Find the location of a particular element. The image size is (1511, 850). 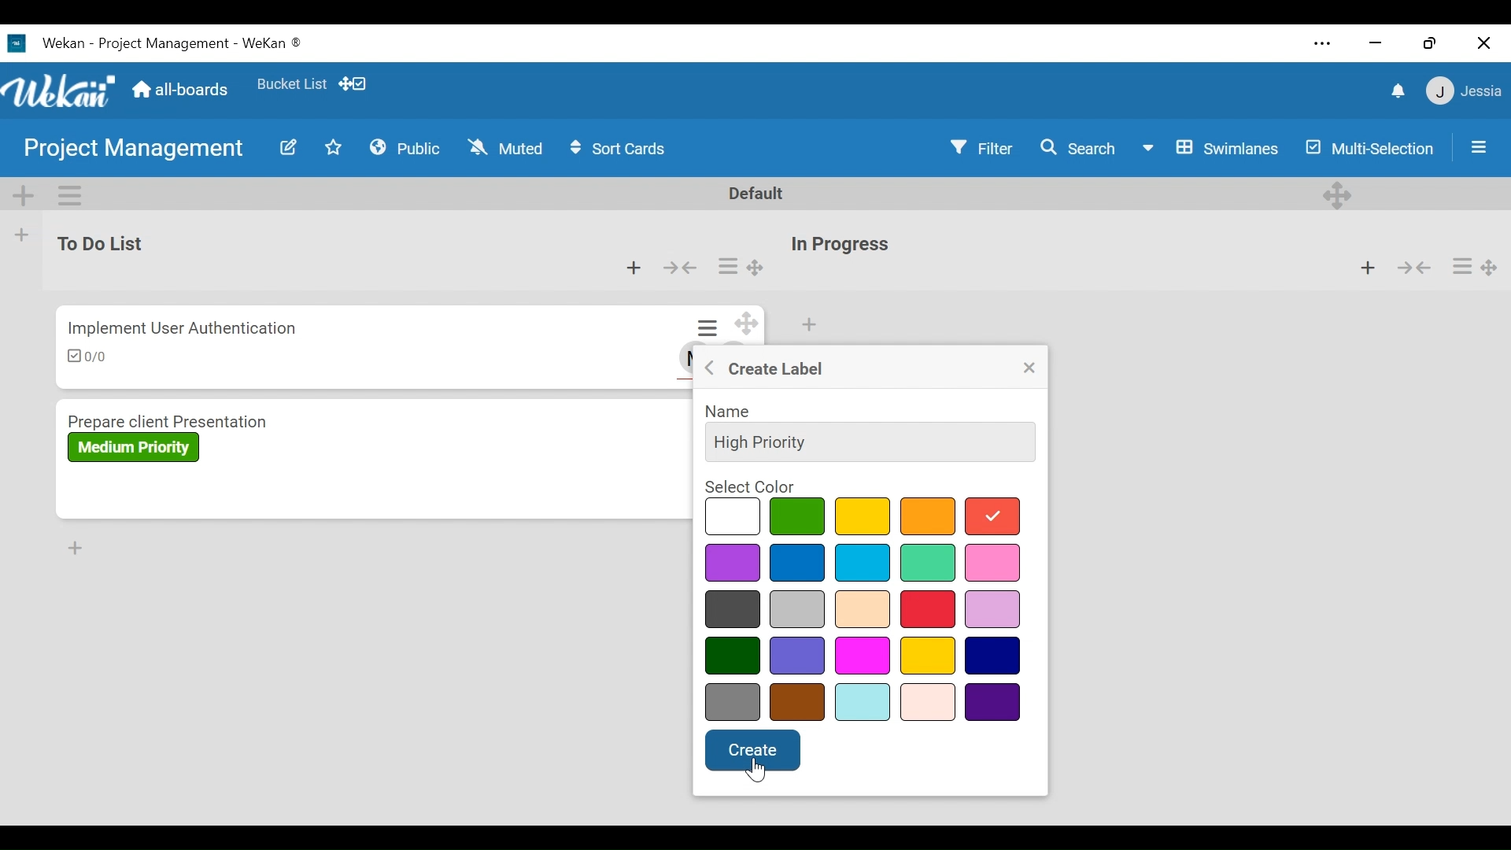

Add Swimlane is located at coordinates (23, 193).